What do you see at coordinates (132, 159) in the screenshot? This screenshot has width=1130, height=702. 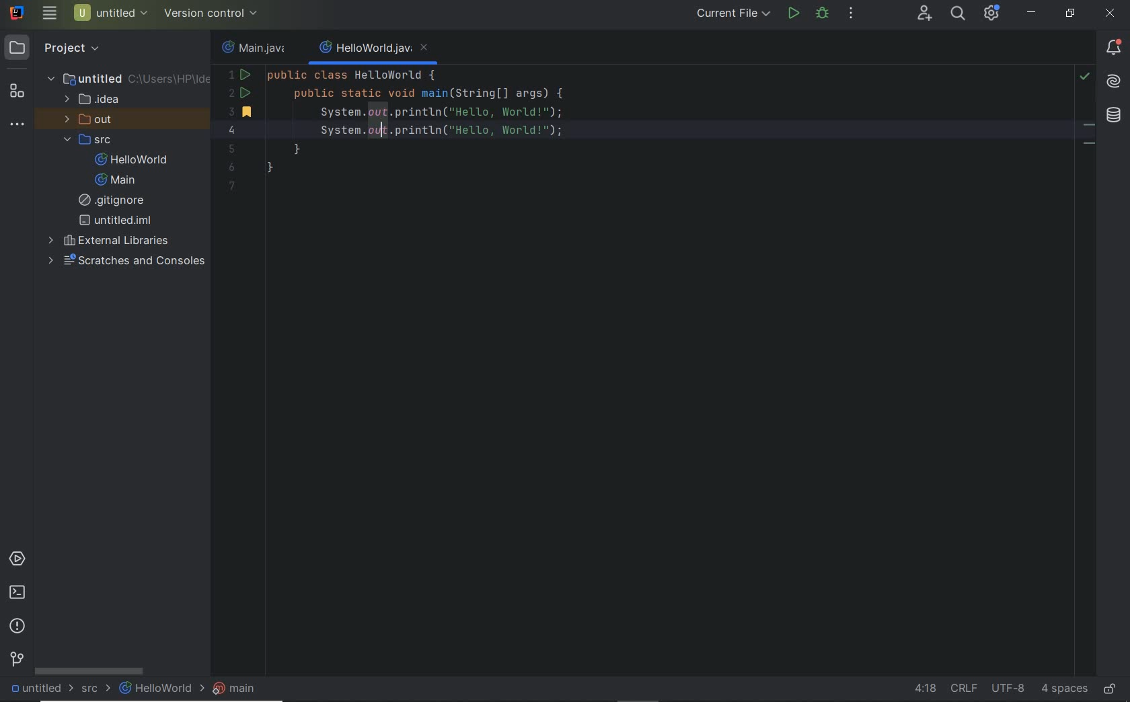 I see `HelloWorld` at bounding box center [132, 159].